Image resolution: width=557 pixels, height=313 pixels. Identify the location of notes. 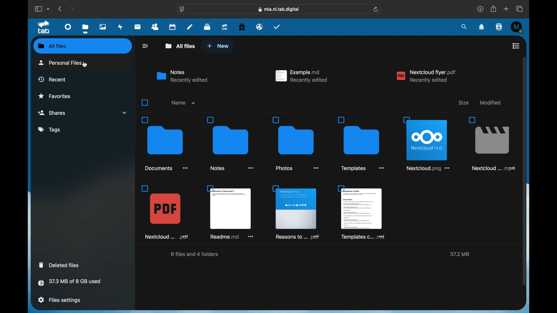
(190, 26).